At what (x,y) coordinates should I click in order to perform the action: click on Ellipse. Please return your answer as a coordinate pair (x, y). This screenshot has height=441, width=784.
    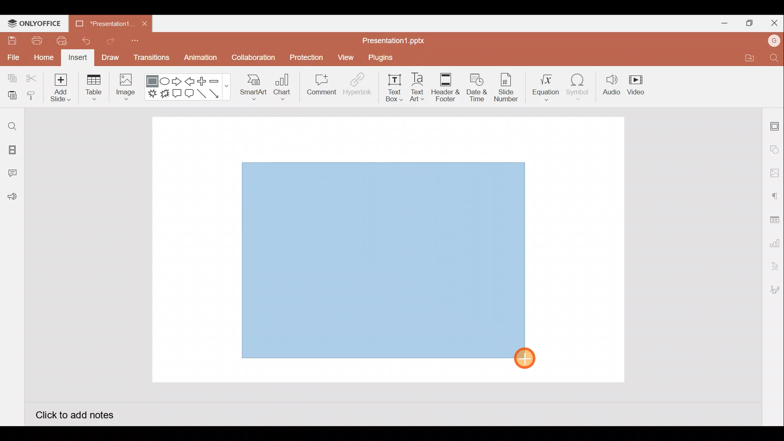
    Looking at the image, I should click on (166, 81).